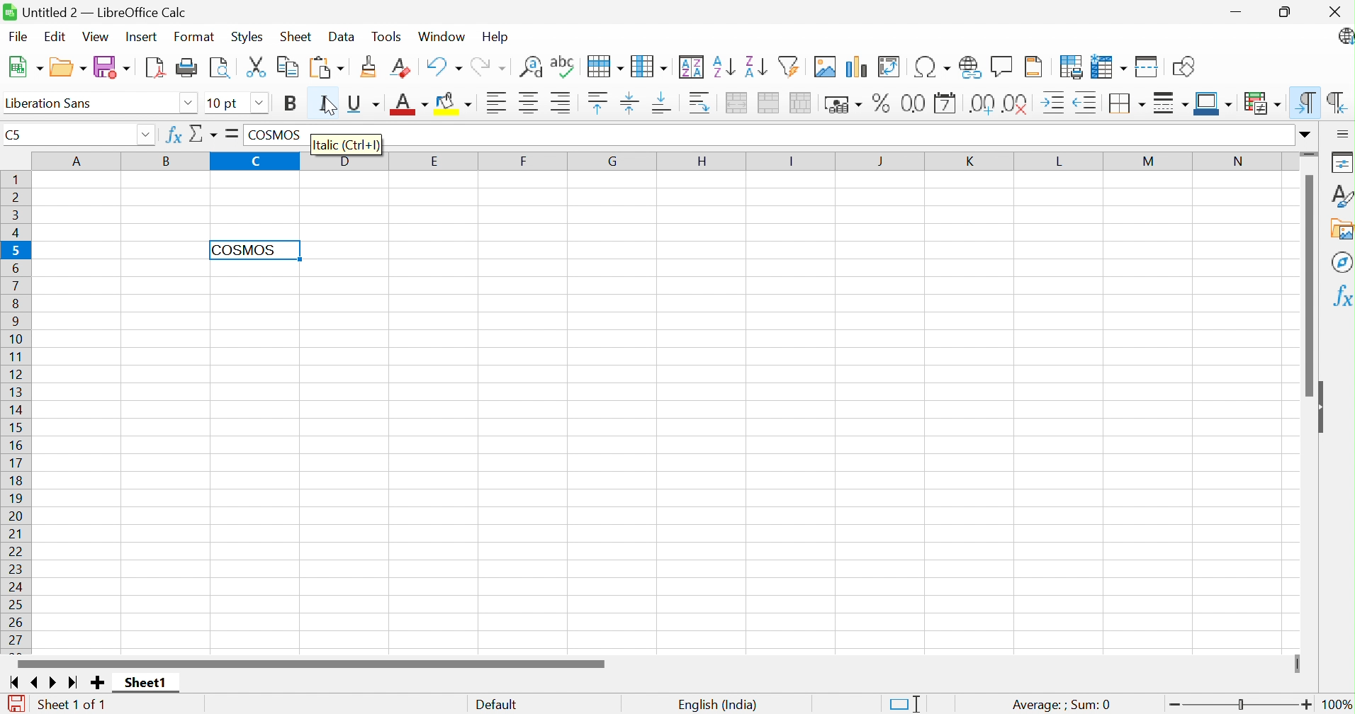 This screenshot has height=714, width=1355. Describe the element at coordinates (72, 706) in the screenshot. I see `Sheet 1 of 1` at that location.